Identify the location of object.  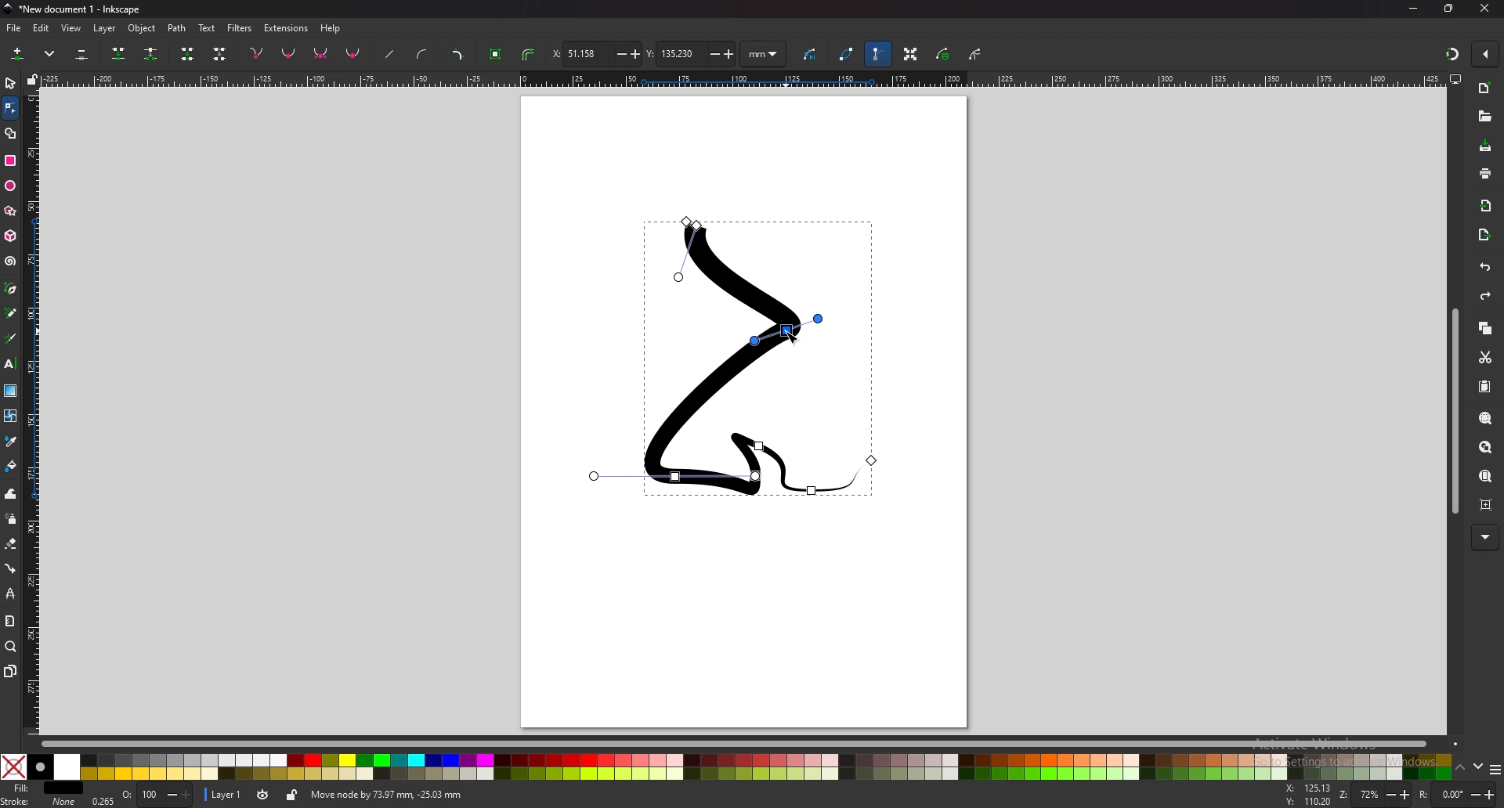
(144, 28).